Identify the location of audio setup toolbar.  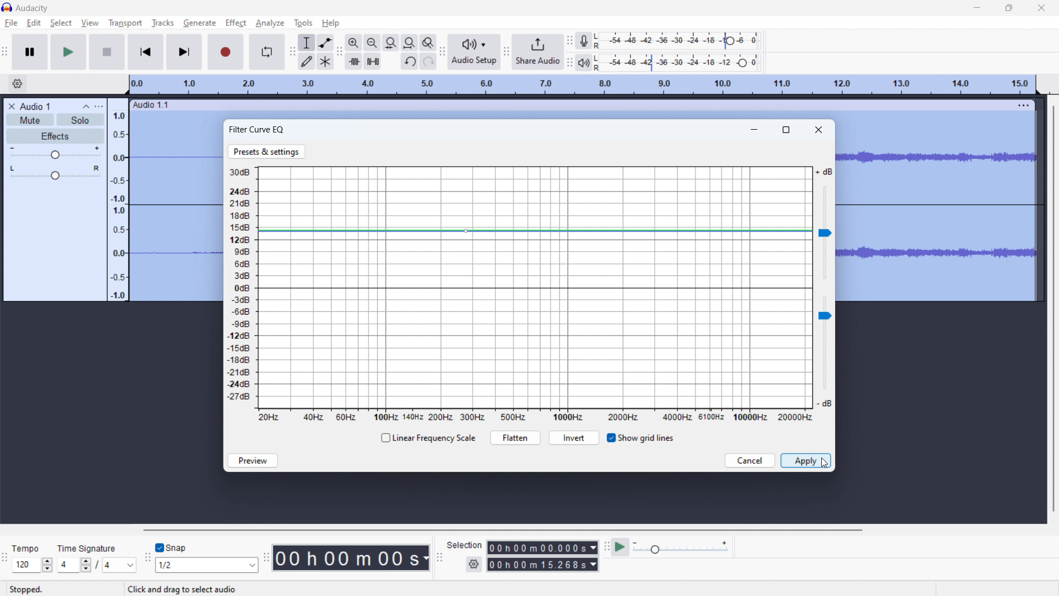
(442, 51).